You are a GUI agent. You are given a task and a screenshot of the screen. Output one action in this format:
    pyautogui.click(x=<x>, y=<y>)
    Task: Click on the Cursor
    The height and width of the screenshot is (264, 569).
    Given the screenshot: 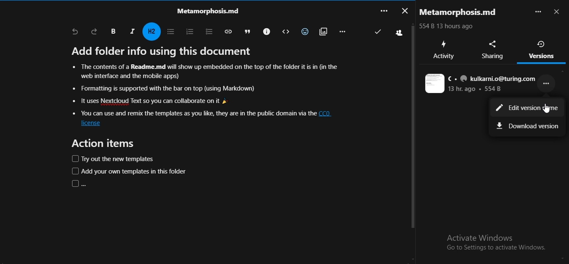 What is the action you would take?
    pyautogui.click(x=545, y=109)
    